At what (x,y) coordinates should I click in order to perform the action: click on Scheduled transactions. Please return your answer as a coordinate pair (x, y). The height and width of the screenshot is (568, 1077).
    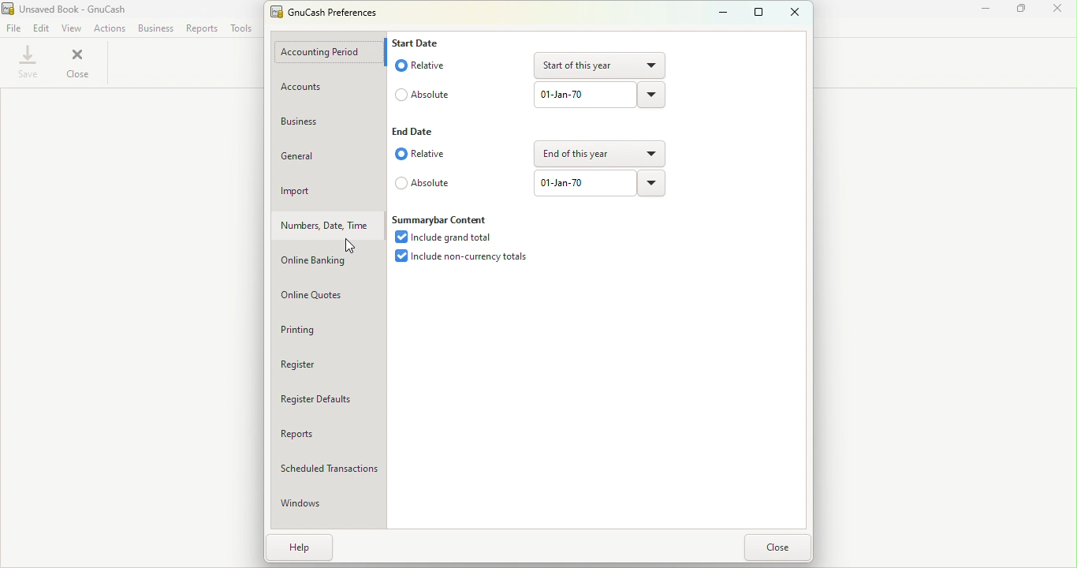
    Looking at the image, I should click on (331, 467).